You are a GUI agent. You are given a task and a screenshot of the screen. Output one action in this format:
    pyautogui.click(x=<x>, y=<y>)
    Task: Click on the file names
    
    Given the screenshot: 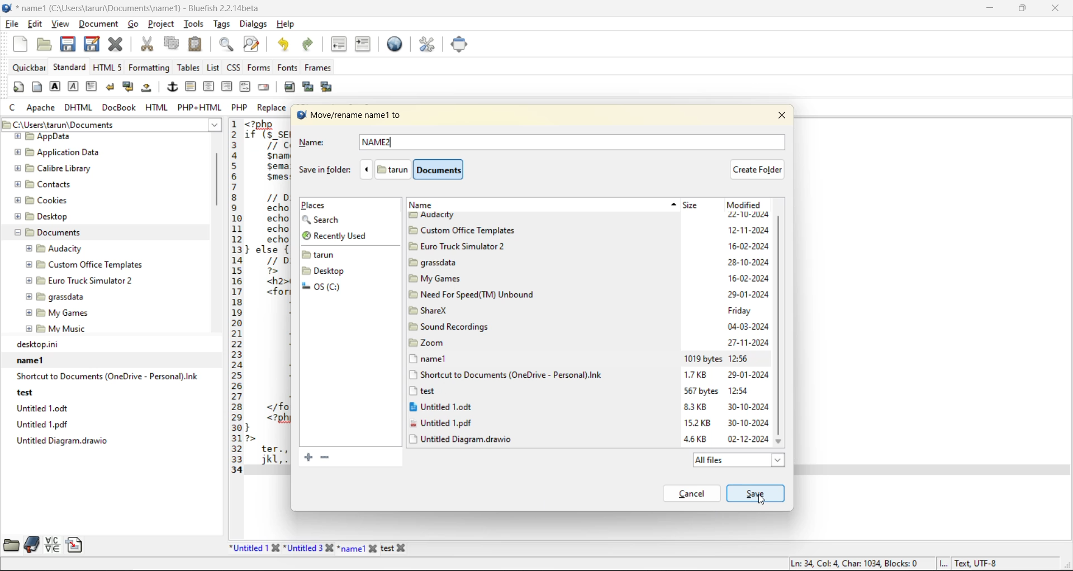 What is the action you would take?
    pyautogui.click(x=321, y=548)
    